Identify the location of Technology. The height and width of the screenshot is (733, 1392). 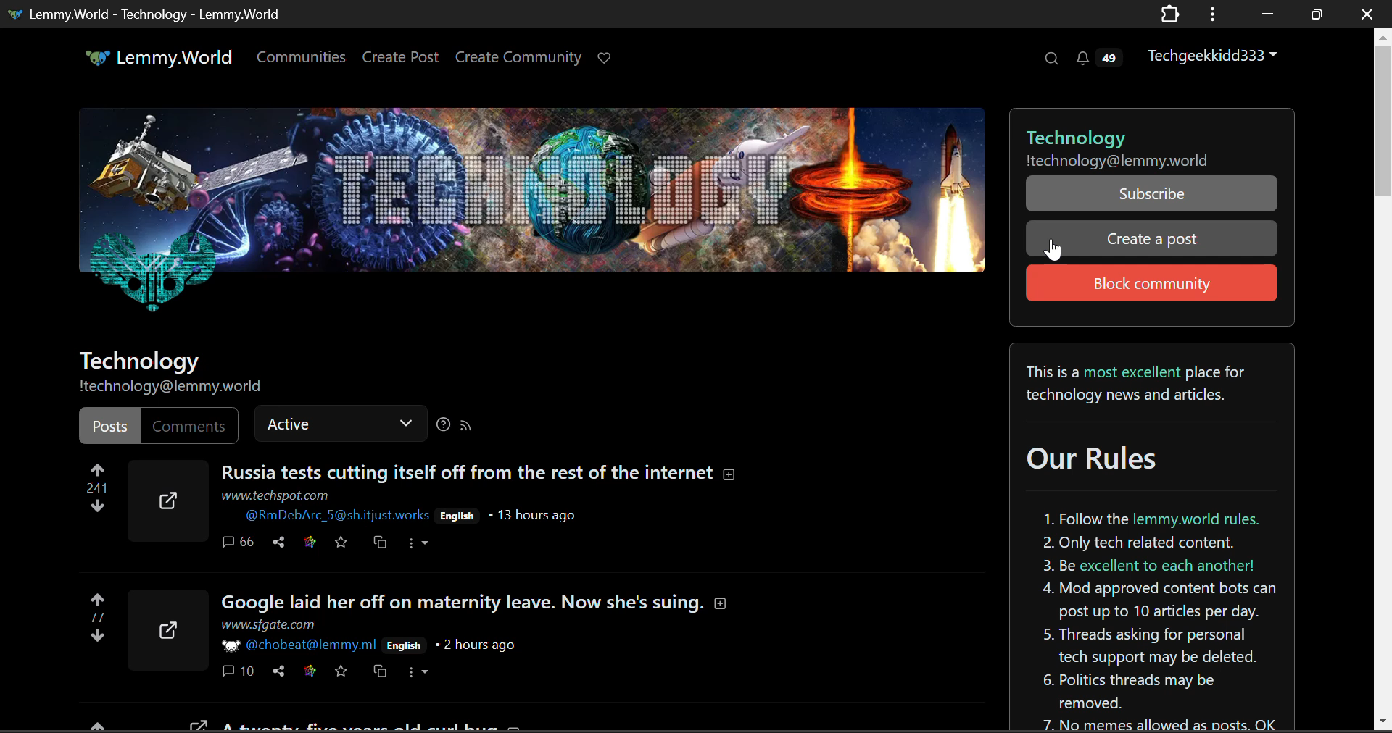
(1145, 132).